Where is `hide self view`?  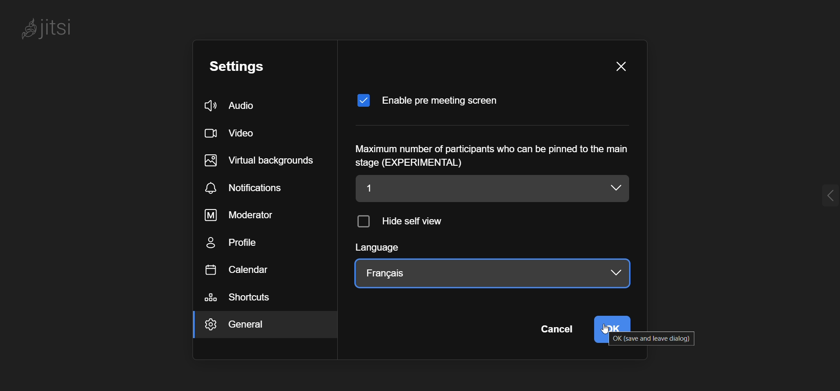 hide self view is located at coordinates (404, 223).